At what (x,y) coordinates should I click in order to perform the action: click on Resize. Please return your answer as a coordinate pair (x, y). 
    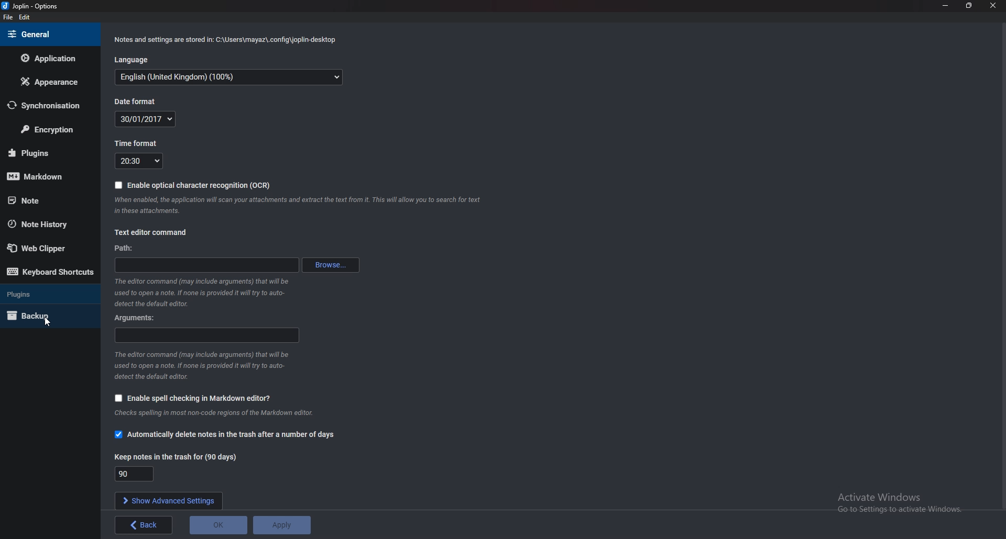
    Looking at the image, I should click on (969, 6).